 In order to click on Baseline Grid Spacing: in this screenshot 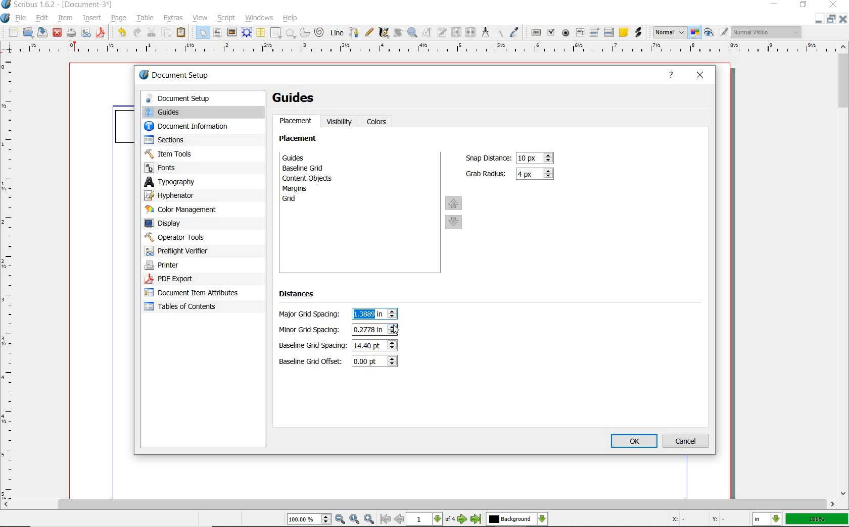, I will do `click(313, 346)`.